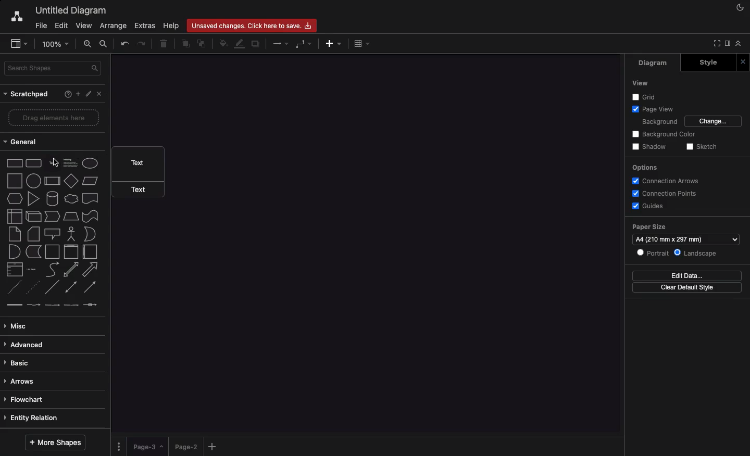  What do you see at coordinates (647, 206) in the screenshot?
I see `Guides` at bounding box center [647, 206].